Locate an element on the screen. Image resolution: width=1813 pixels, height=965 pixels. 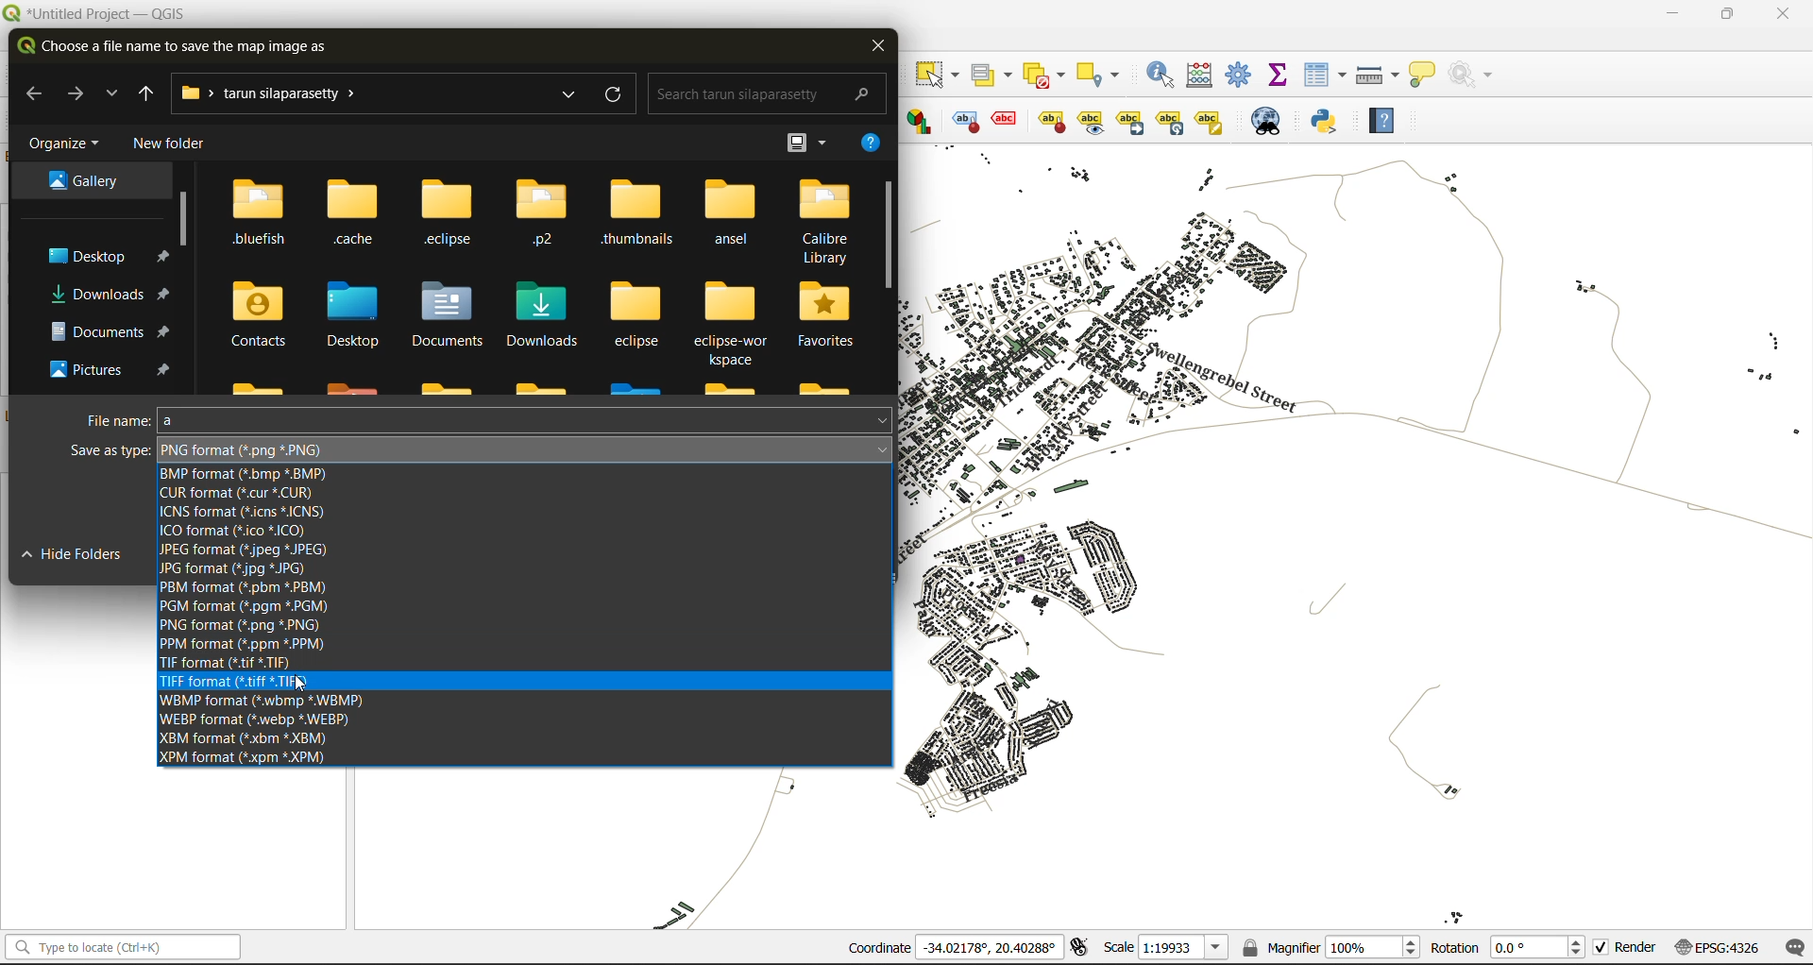
back is located at coordinates (34, 92).